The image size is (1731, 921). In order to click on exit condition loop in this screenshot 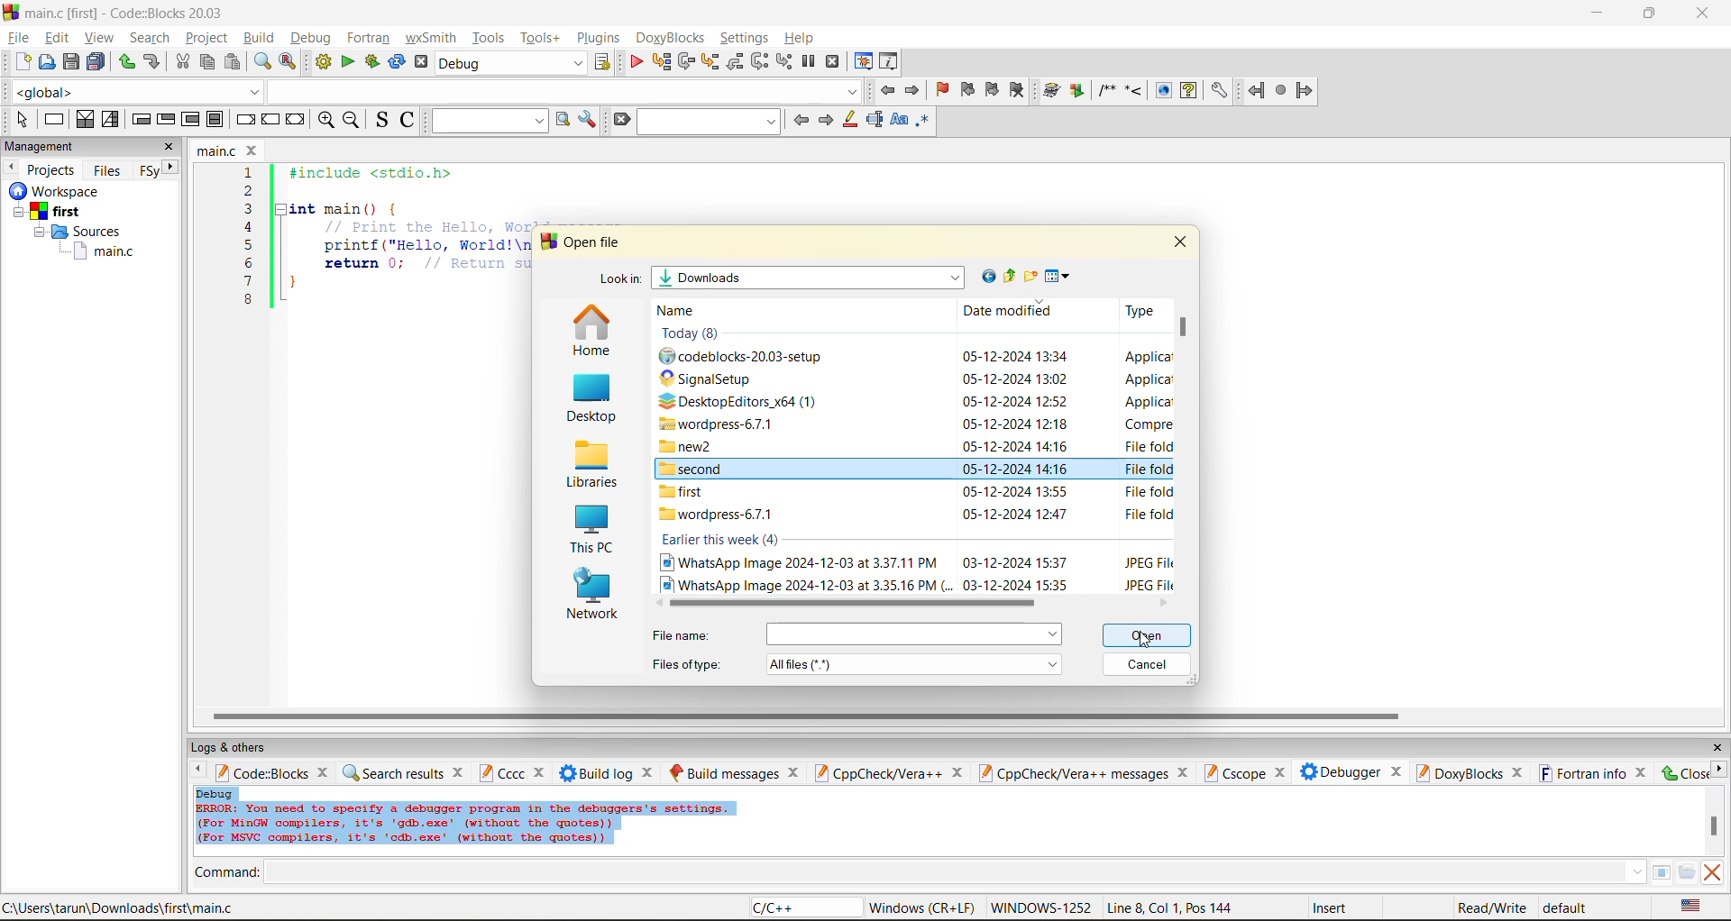, I will do `click(166, 121)`.